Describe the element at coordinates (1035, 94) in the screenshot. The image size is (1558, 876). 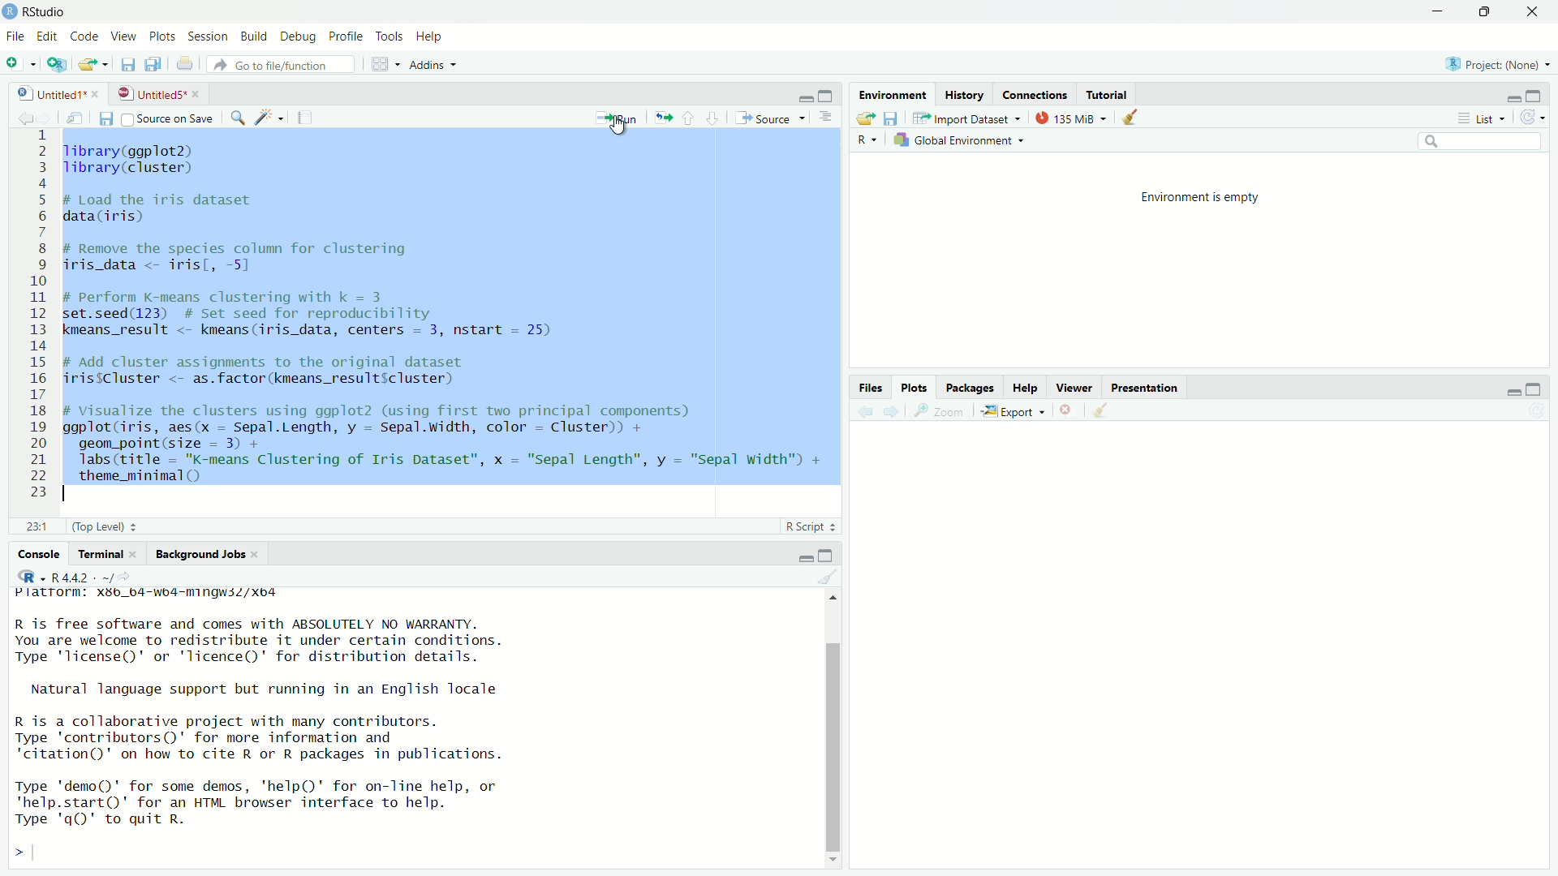
I see `Connections` at that location.